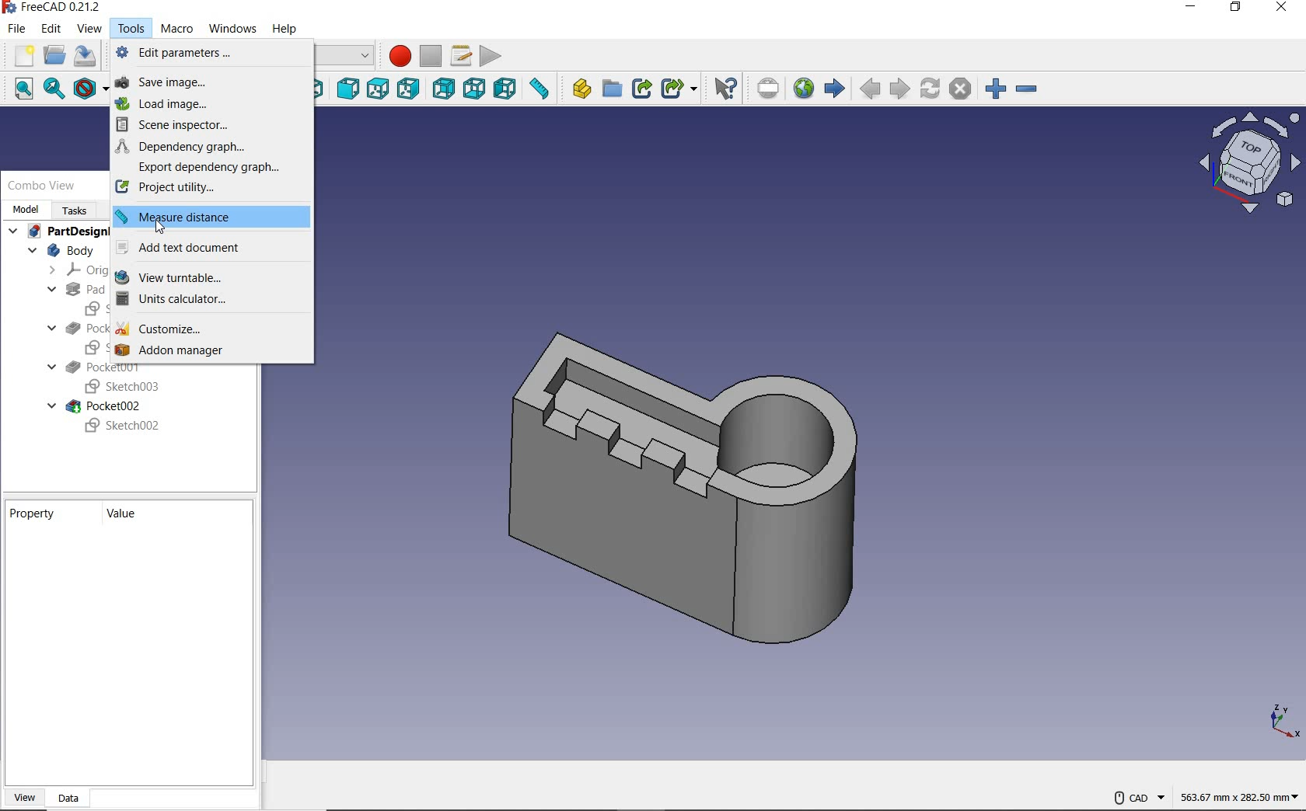 This screenshot has height=811, width=1306. I want to click on UNITS CALCULATOR, so click(207, 301).